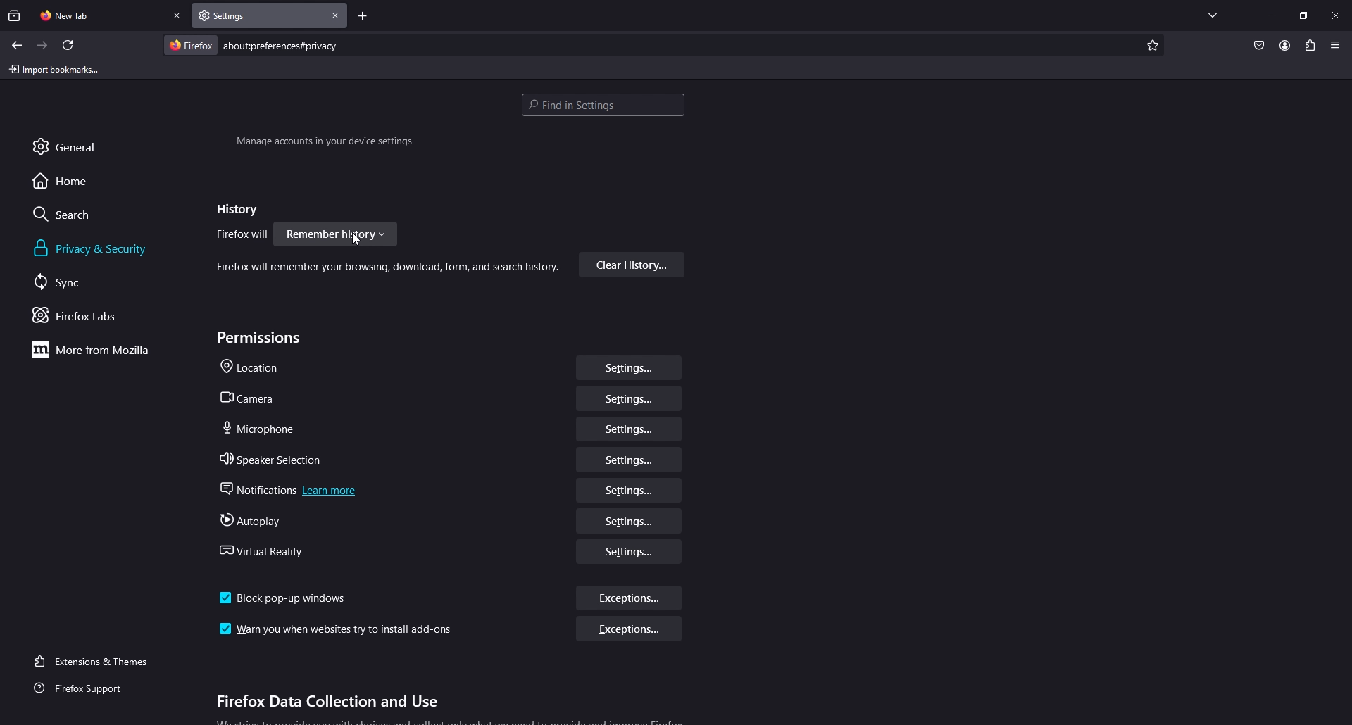 The width and height of the screenshot is (1352, 725). Describe the element at coordinates (627, 631) in the screenshot. I see `exceptions` at that location.